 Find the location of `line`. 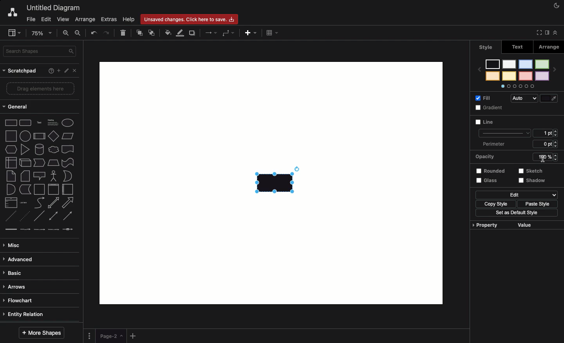

line is located at coordinates (39, 217).